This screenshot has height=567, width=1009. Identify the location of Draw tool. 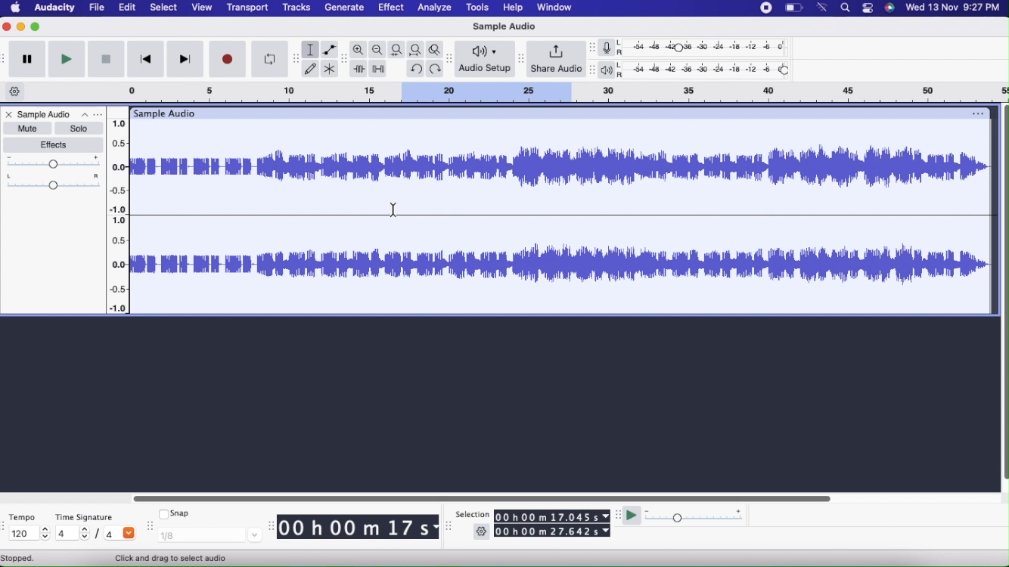
(310, 68).